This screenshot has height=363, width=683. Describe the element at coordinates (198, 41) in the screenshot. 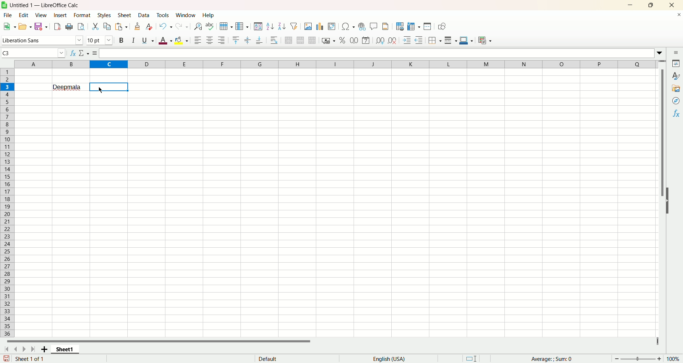

I see `align left` at that location.